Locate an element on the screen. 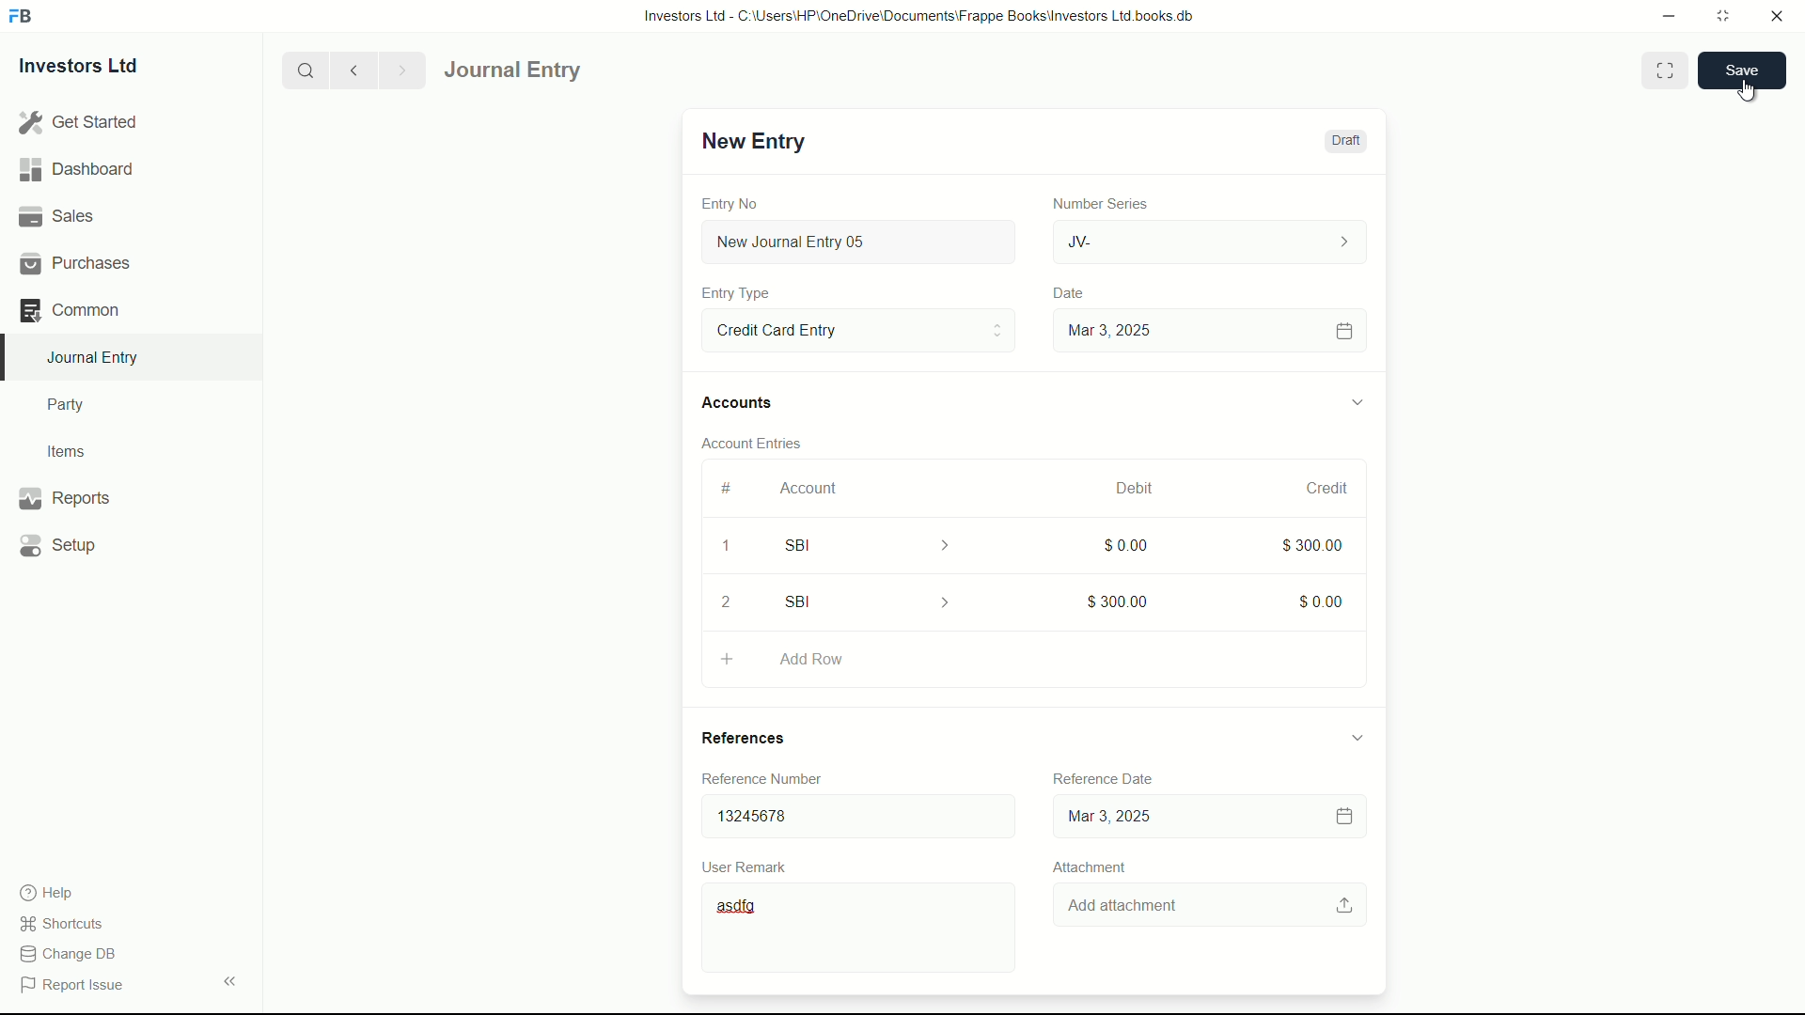 Image resolution: width=1805 pixels, height=1015 pixels. Account Entries is located at coordinates (760, 440).